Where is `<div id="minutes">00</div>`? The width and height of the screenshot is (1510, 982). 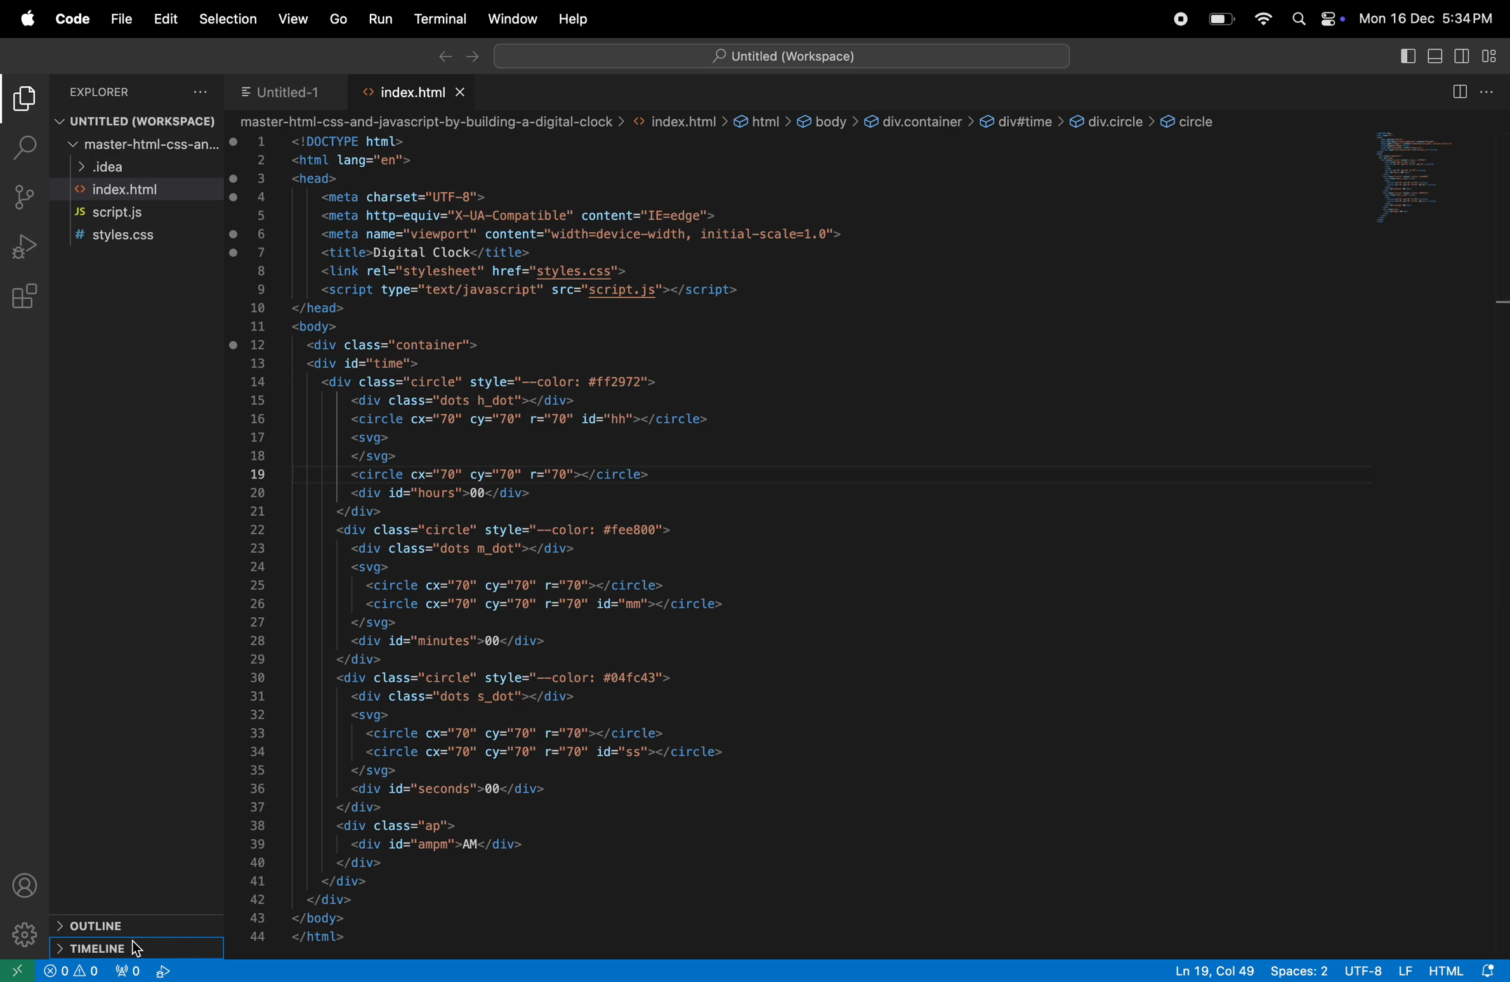
<div id="minutes">00</div> is located at coordinates (462, 642).